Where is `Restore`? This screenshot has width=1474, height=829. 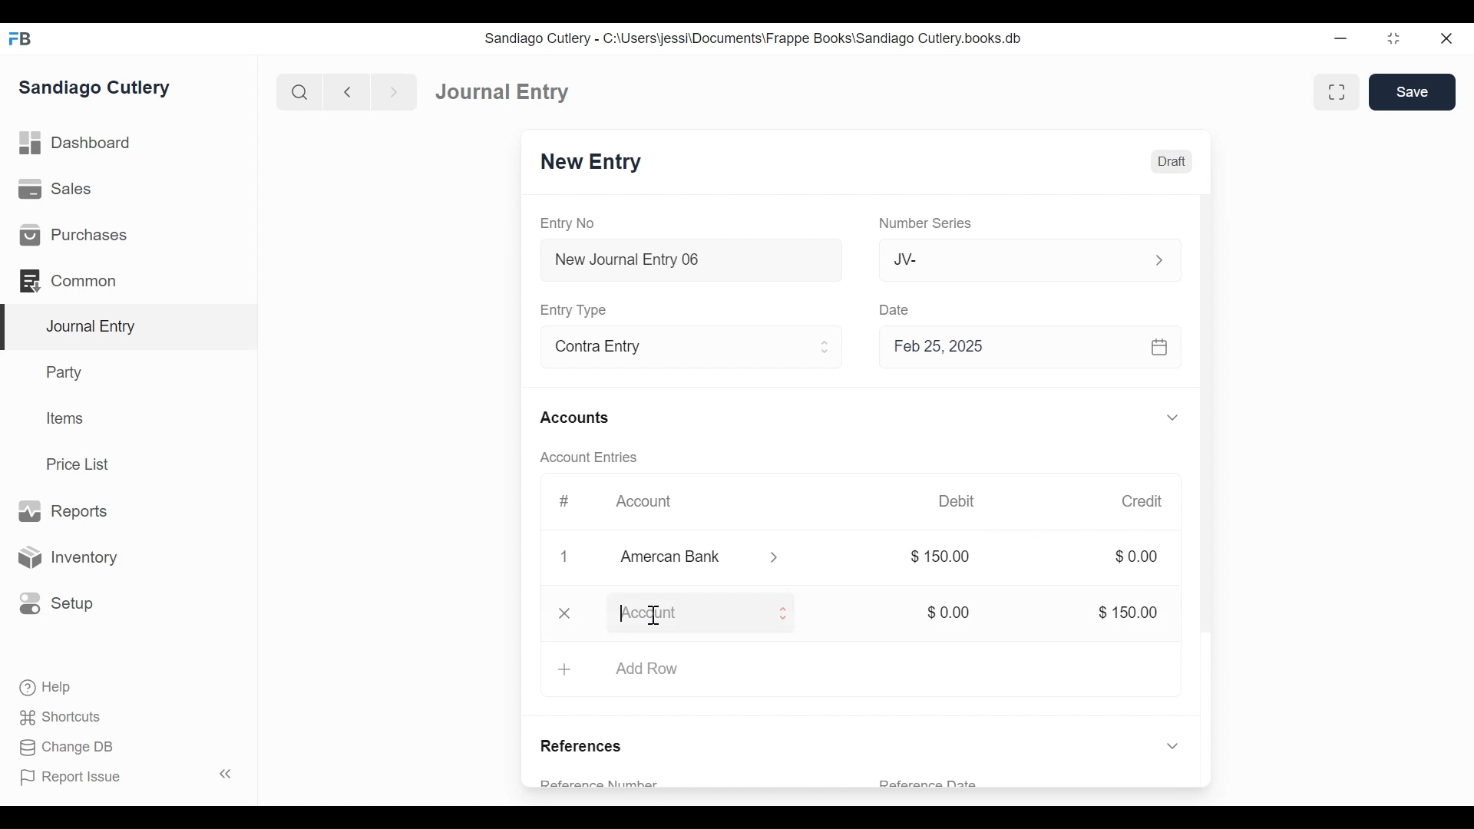 Restore is located at coordinates (1396, 38).